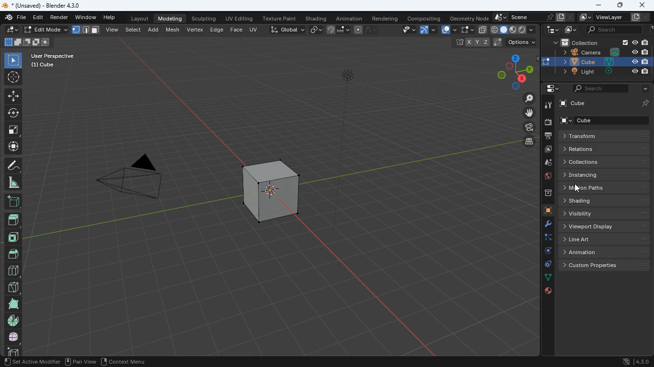  I want to click on angle, so click(15, 182).